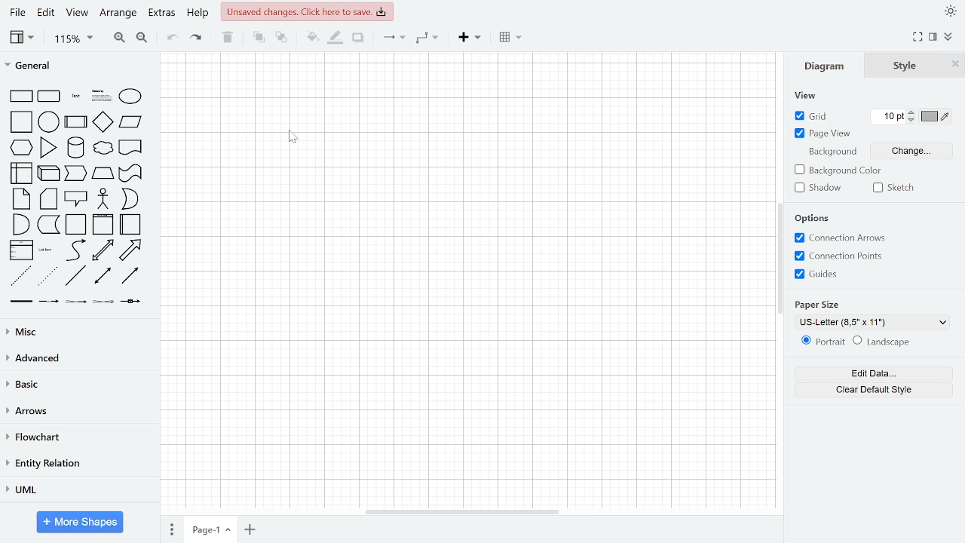 The height and width of the screenshot is (543, 965). I want to click on document, so click(131, 147).